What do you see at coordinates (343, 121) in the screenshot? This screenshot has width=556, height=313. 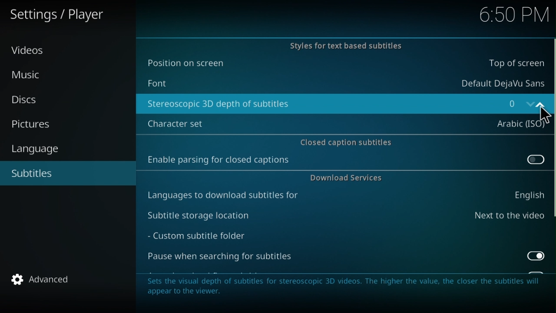 I see `Character set` at bounding box center [343, 121].